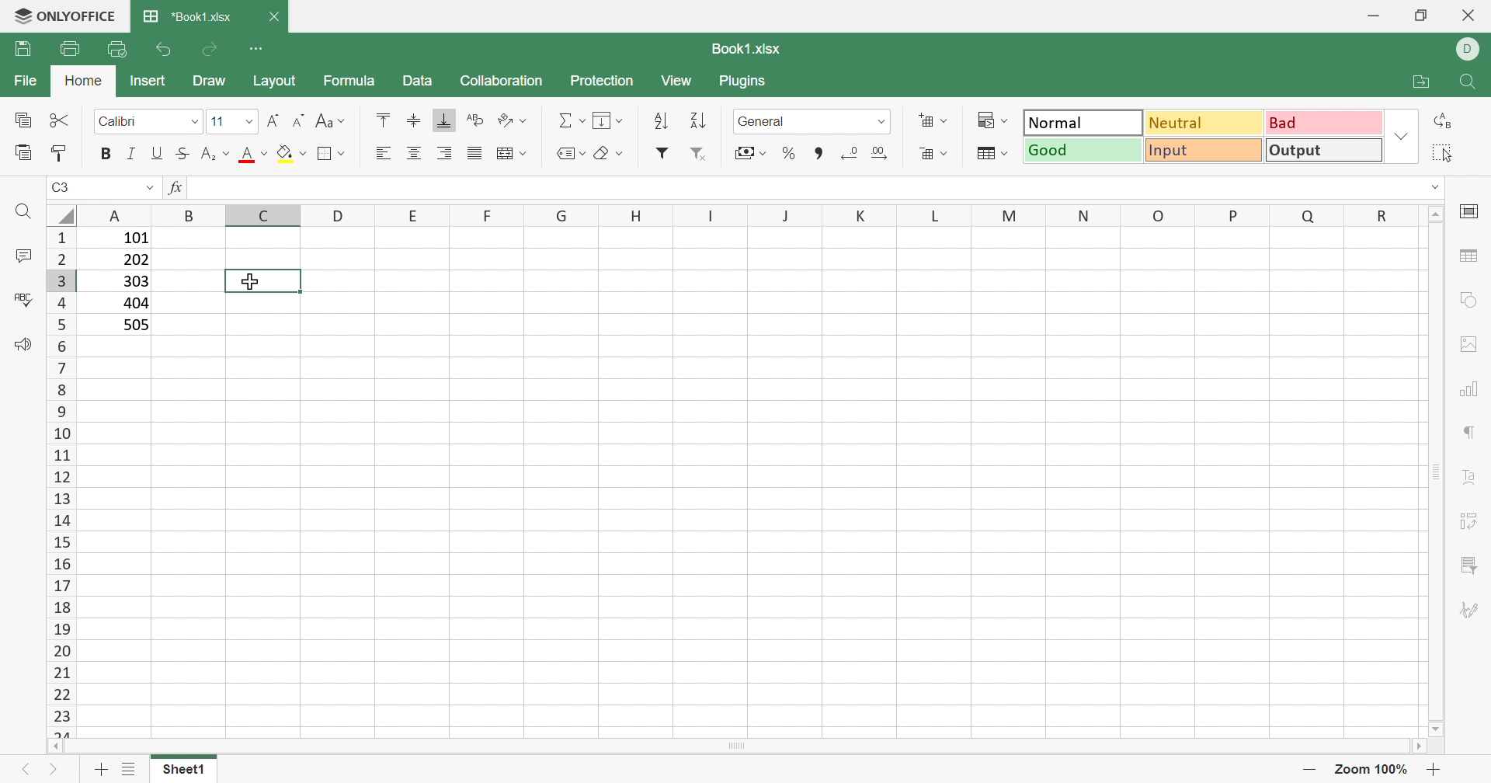 Image resolution: width=1491 pixels, height=783 pixels. I want to click on Currency style, so click(747, 151).